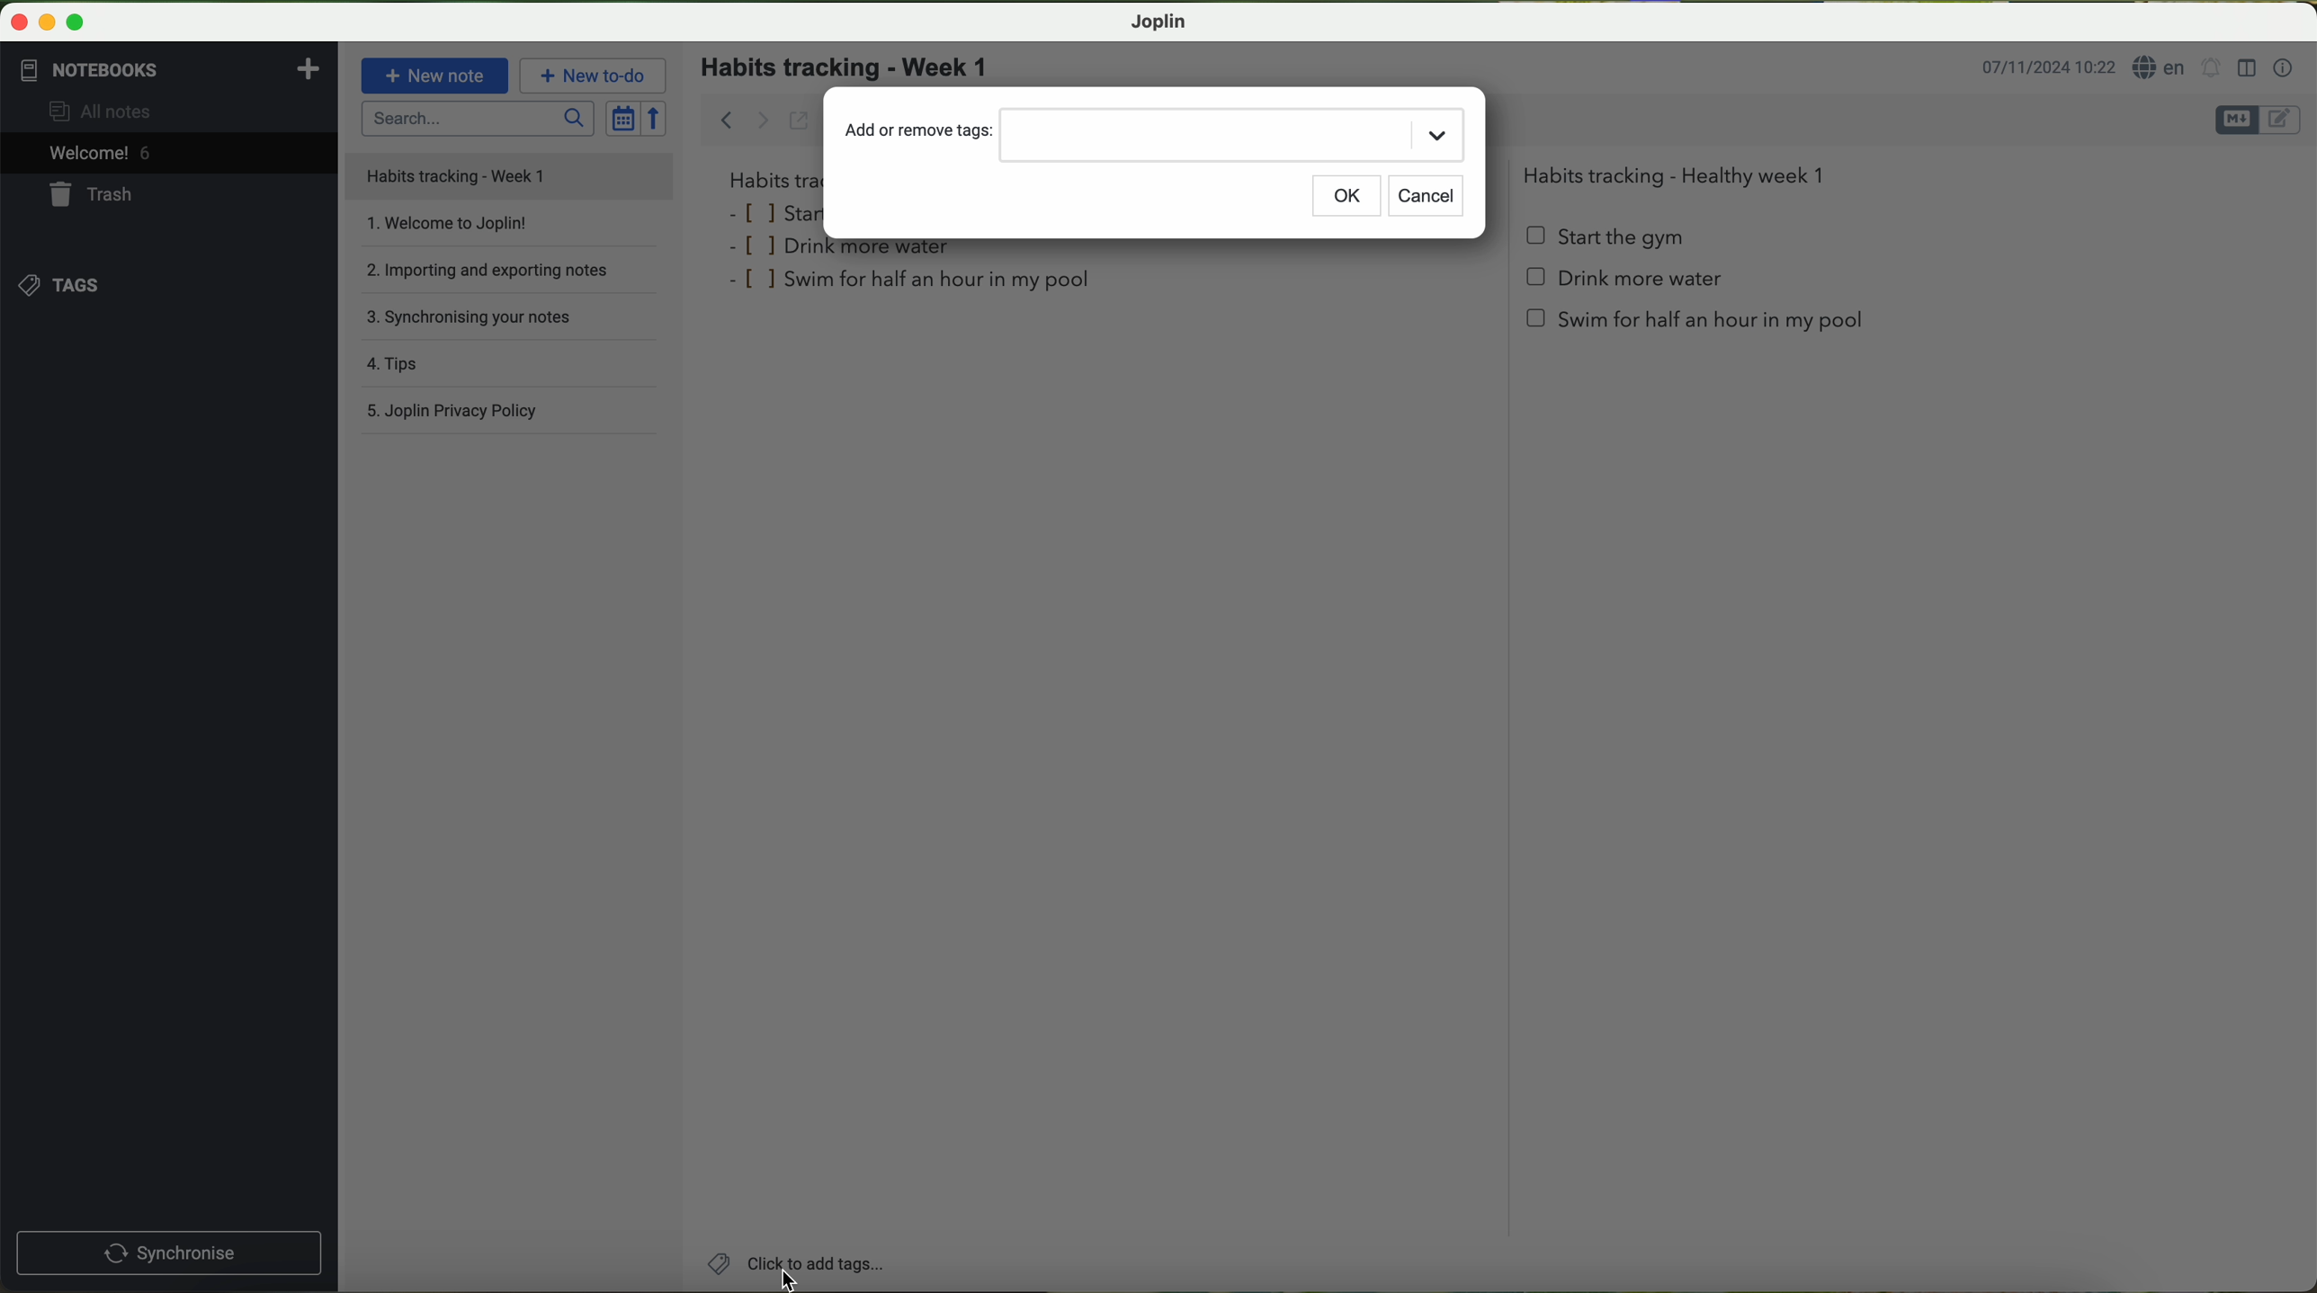 Image resolution: width=2317 pixels, height=1293 pixels. I want to click on synchronising your notes, so click(516, 323).